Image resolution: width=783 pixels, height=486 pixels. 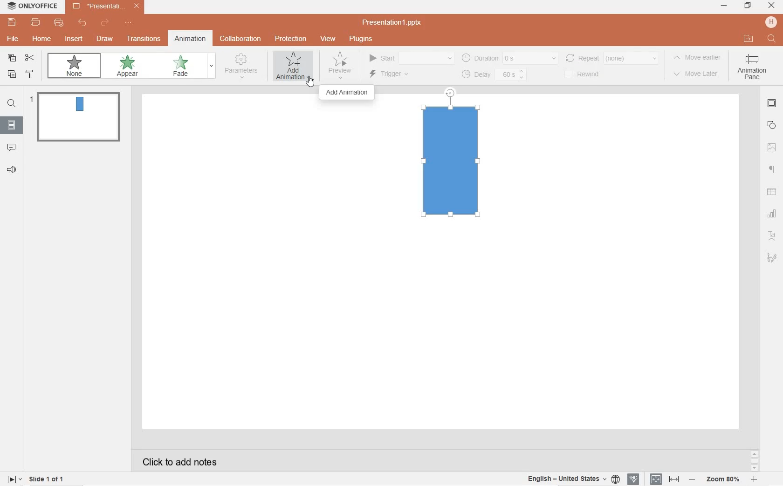 What do you see at coordinates (14, 479) in the screenshot?
I see `start slide show` at bounding box center [14, 479].